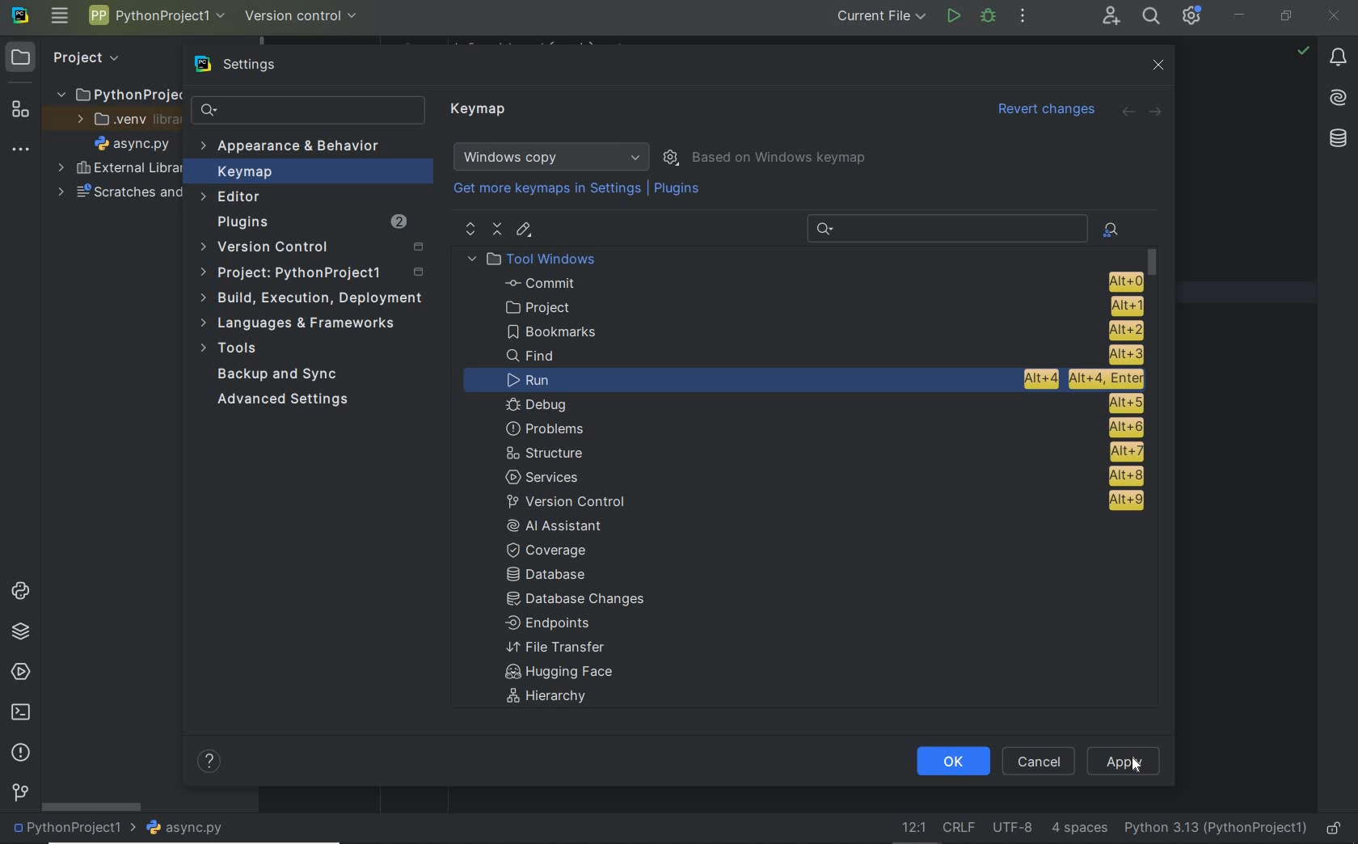  I want to click on current file, so click(876, 18).